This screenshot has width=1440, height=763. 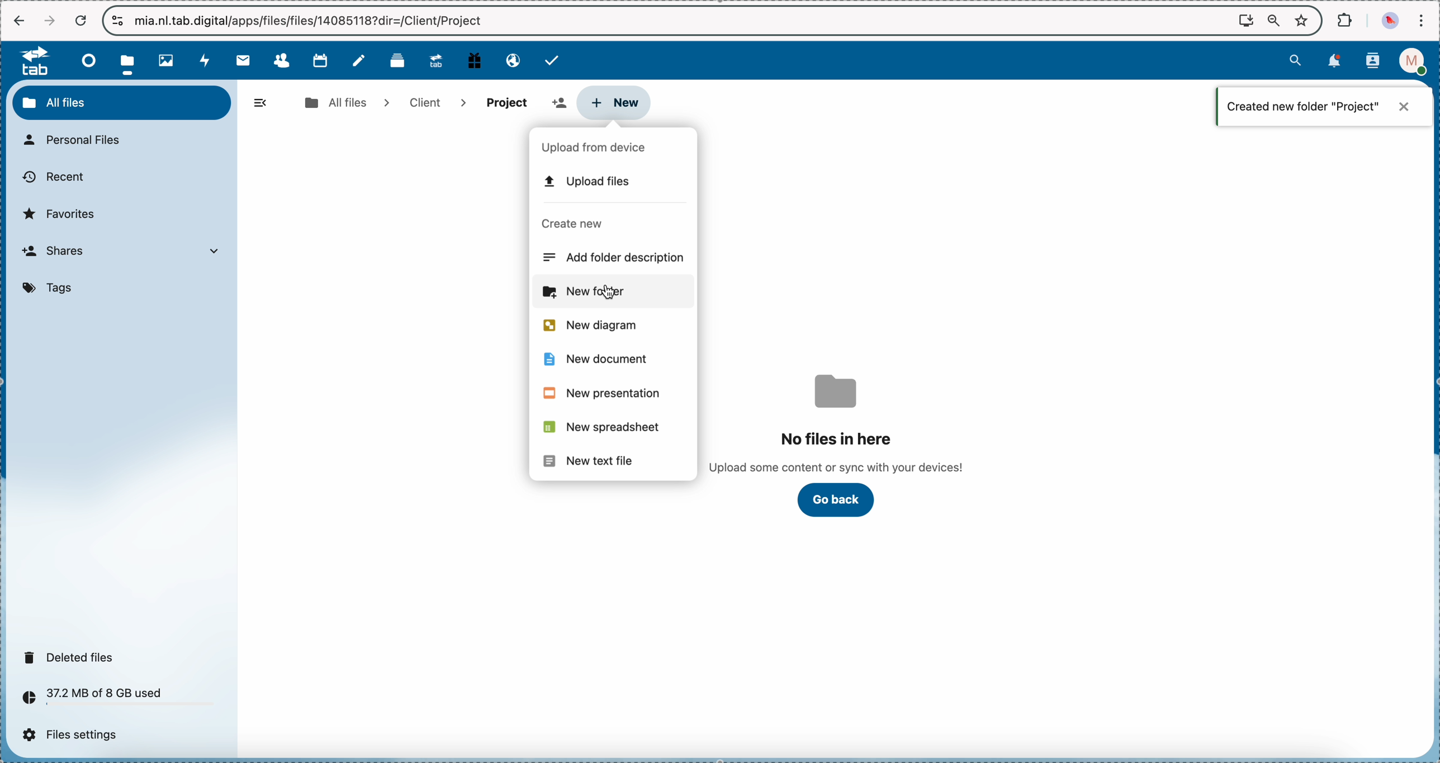 I want to click on favorites, so click(x=63, y=213).